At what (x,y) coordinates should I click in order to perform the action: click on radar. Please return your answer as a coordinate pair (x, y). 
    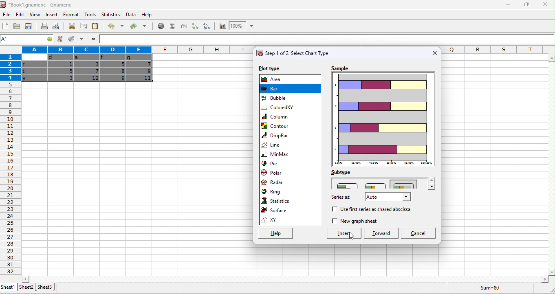
    Looking at the image, I should click on (274, 183).